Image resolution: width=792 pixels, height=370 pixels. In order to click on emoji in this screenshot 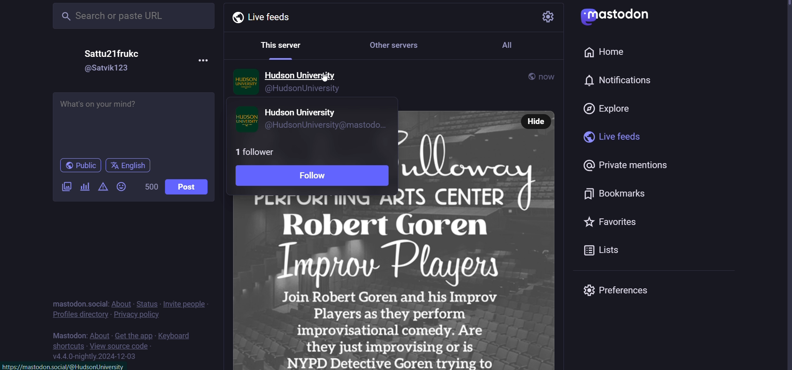, I will do `click(121, 187)`.